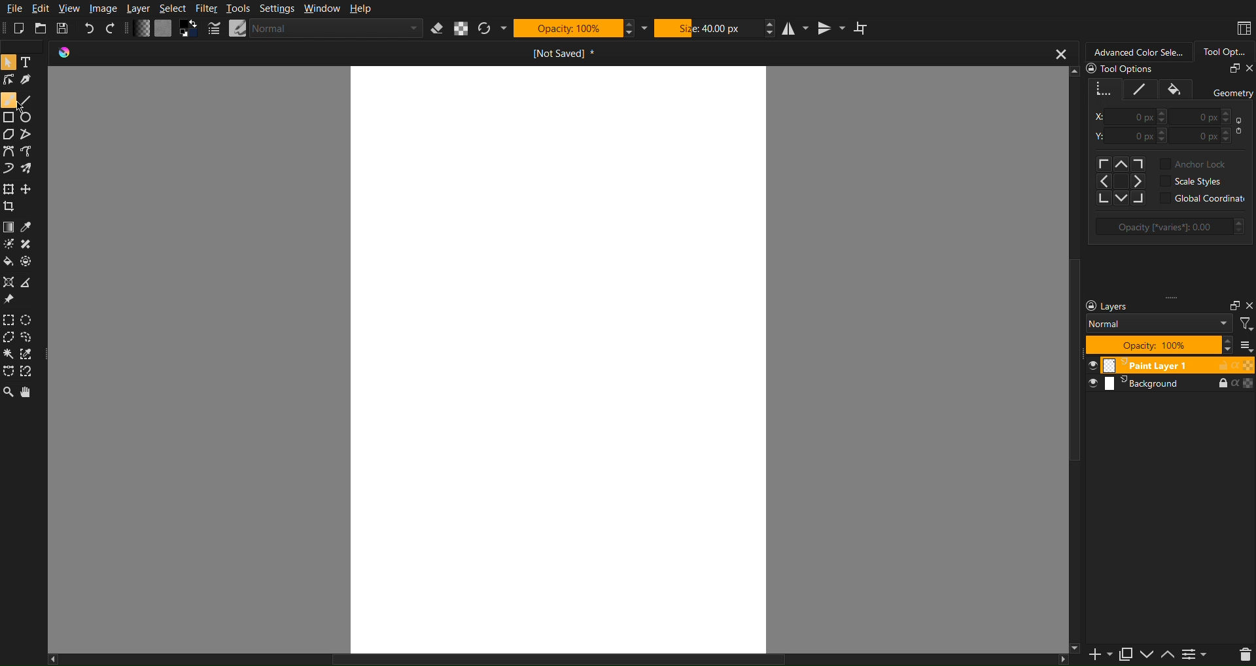 The image size is (1256, 666). What do you see at coordinates (41, 27) in the screenshot?
I see `Open` at bounding box center [41, 27].